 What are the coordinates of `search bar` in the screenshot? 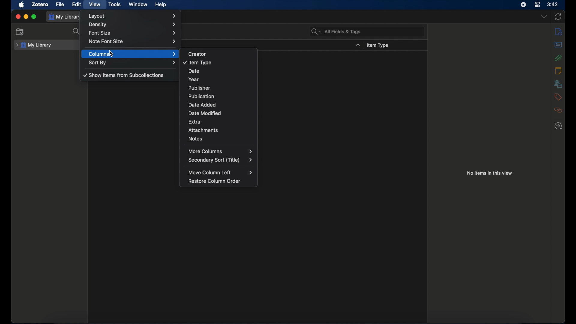 It's located at (336, 32).